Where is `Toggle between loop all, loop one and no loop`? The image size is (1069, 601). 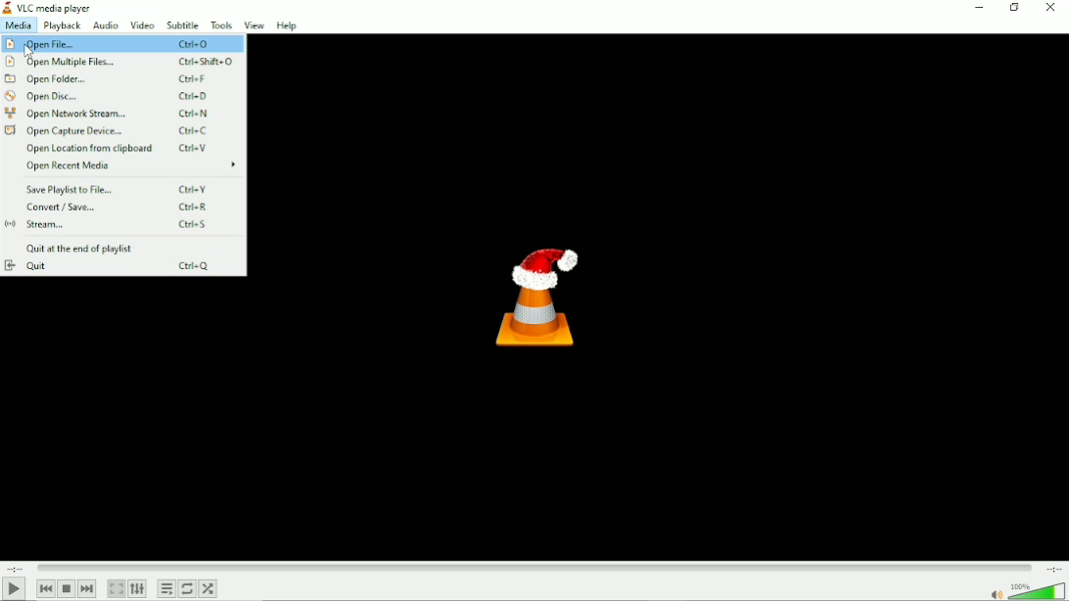 Toggle between loop all, loop one and no loop is located at coordinates (188, 589).